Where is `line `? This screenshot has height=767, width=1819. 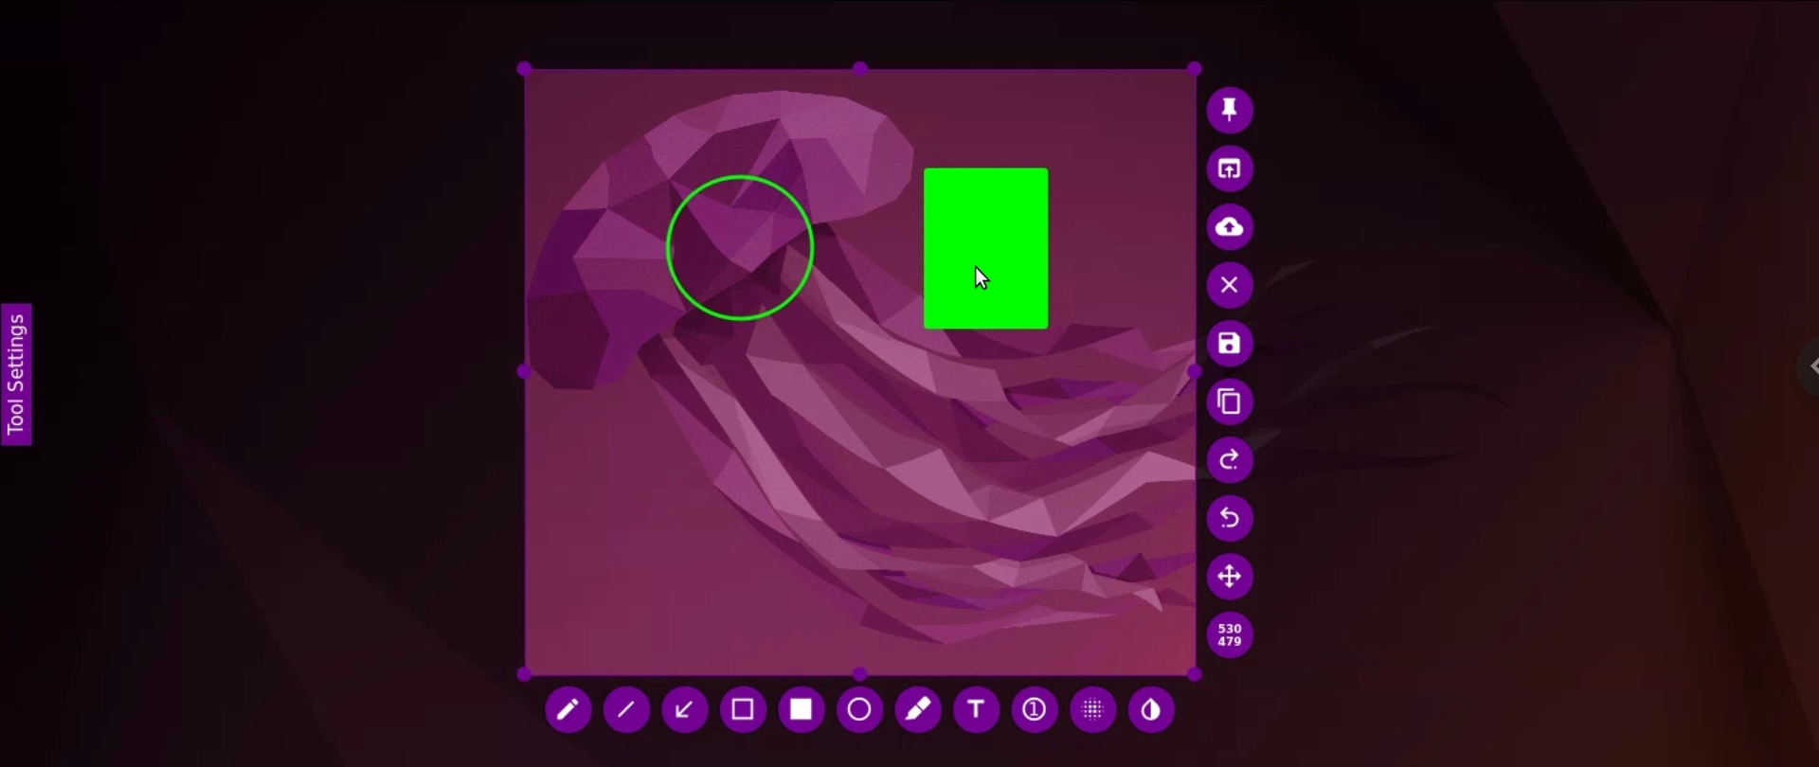
line  is located at coordinates (633, 711).